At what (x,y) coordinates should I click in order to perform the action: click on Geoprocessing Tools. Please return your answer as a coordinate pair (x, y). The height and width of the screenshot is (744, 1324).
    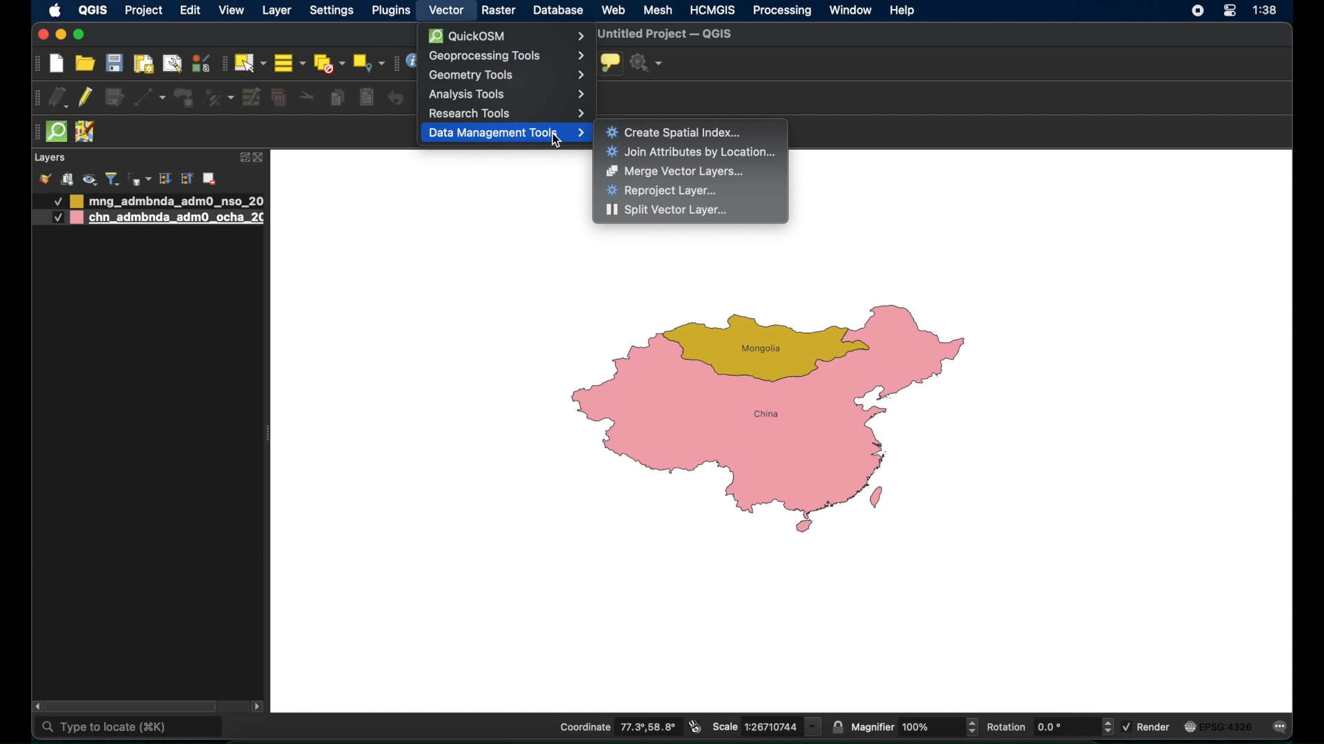
    Looking at the image, I should click on (505, 56).